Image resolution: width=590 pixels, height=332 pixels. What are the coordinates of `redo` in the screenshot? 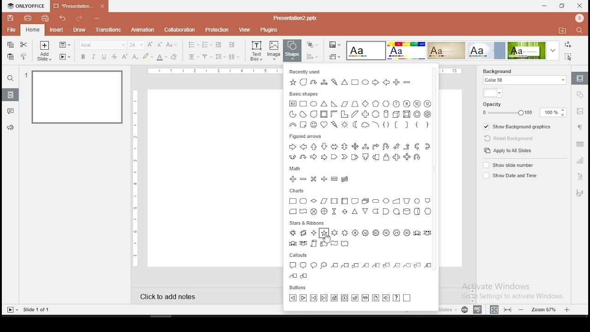 It's located at (79, 19).